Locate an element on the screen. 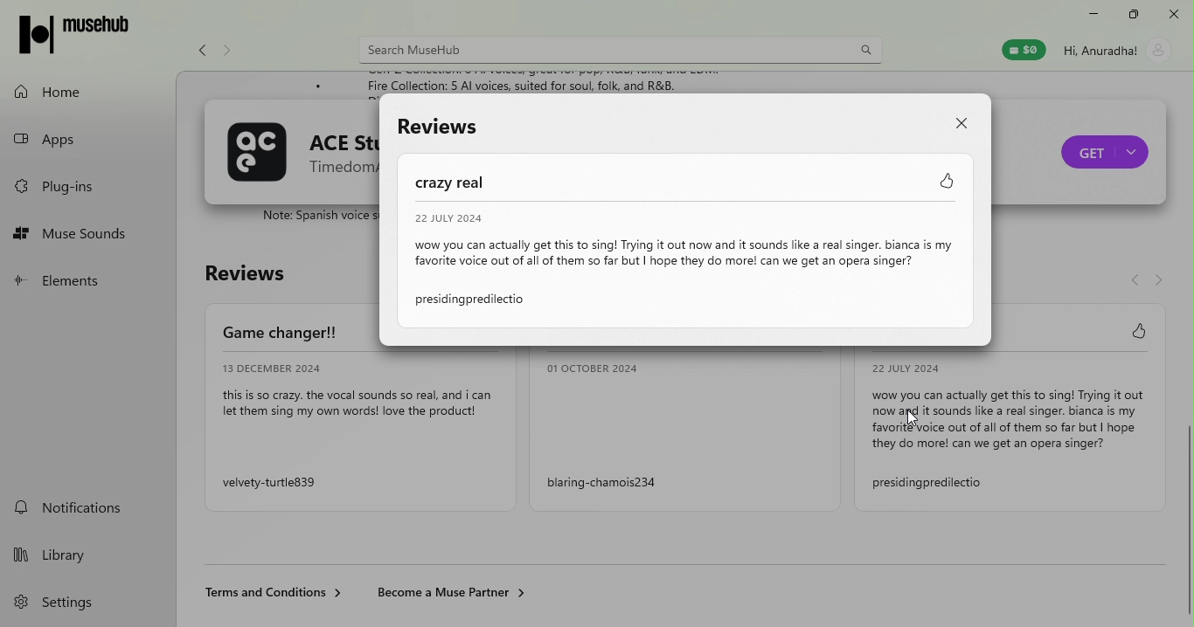 This screenshot has width=1194, height=627. account is located at coordinates (1120, 55).